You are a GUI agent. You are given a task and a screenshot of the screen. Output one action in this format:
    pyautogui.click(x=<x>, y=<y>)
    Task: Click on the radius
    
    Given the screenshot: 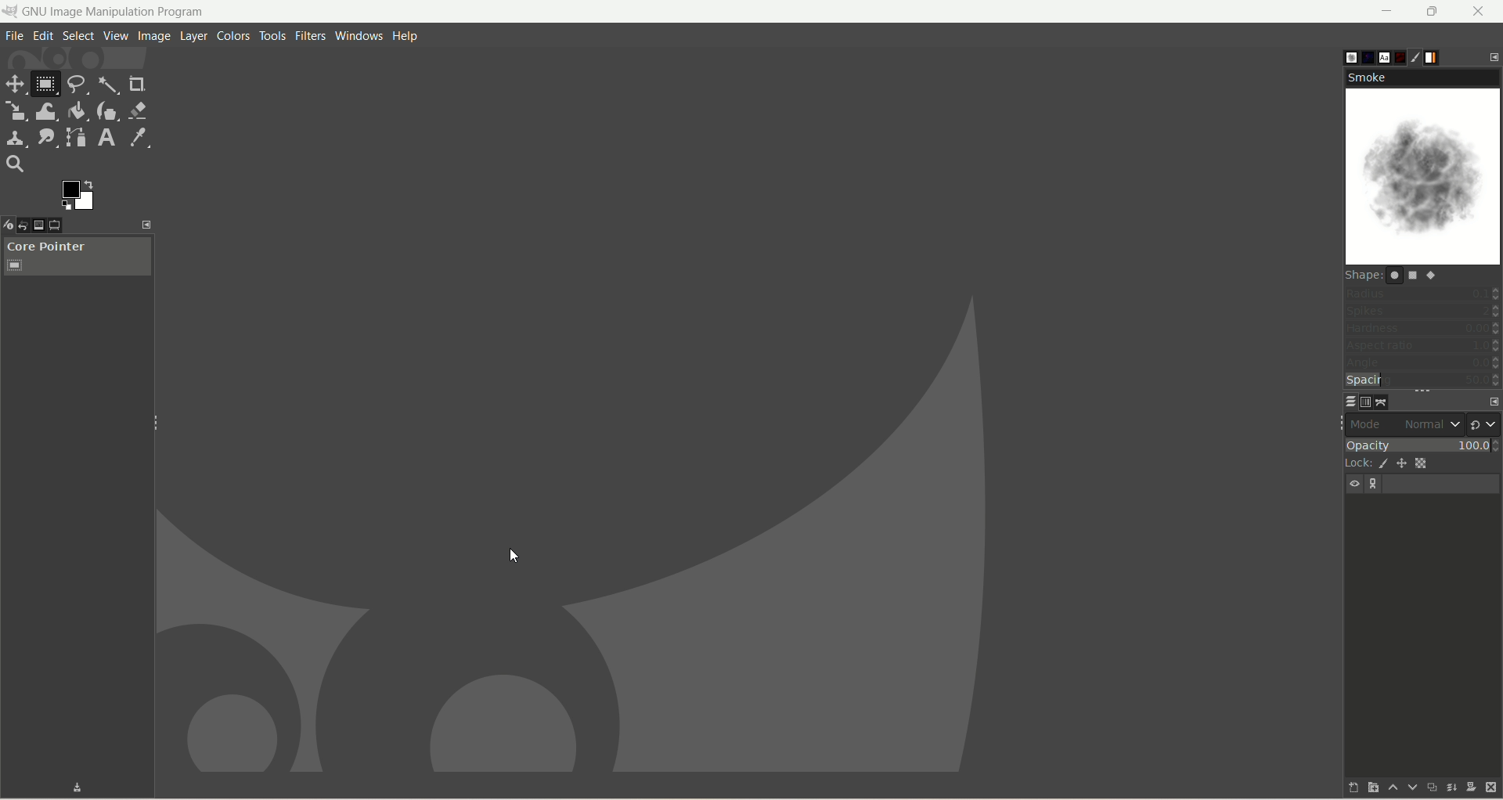 What is the action you would take?
    pyautogui.click(x=1423, y=293)
    